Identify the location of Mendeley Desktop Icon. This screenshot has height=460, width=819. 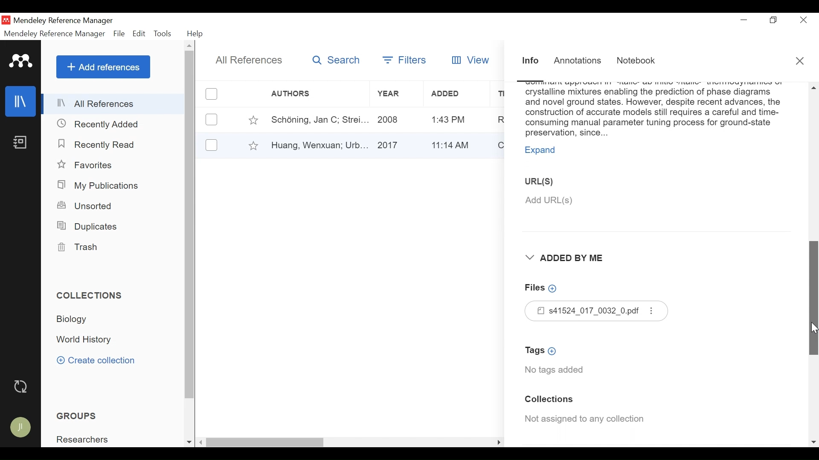
(6, 20).